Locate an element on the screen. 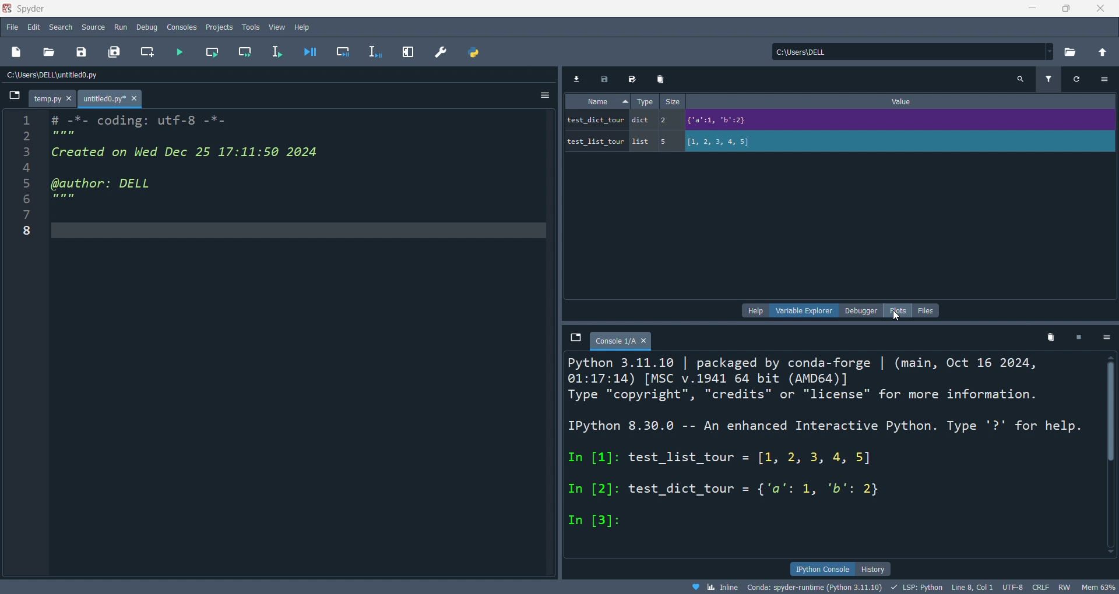 This screenshot has width=1119, height=594. expand pane is located at coordinates (409, 52).